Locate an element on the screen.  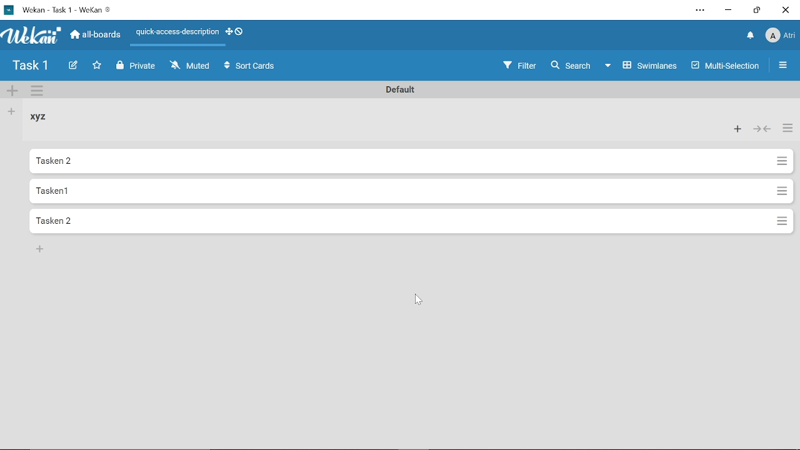
Add is located at coordinates (40, 249).